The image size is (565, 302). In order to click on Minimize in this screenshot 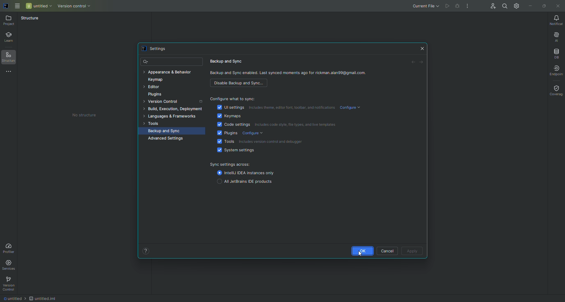, I will do `click(530, 5)`.